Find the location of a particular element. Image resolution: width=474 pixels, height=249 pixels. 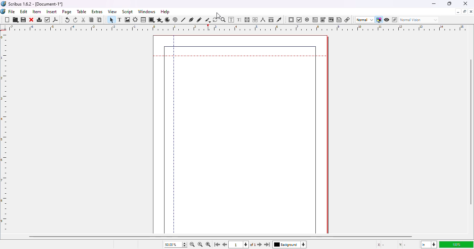

zoom in or out is located at coordinates (223, 20).